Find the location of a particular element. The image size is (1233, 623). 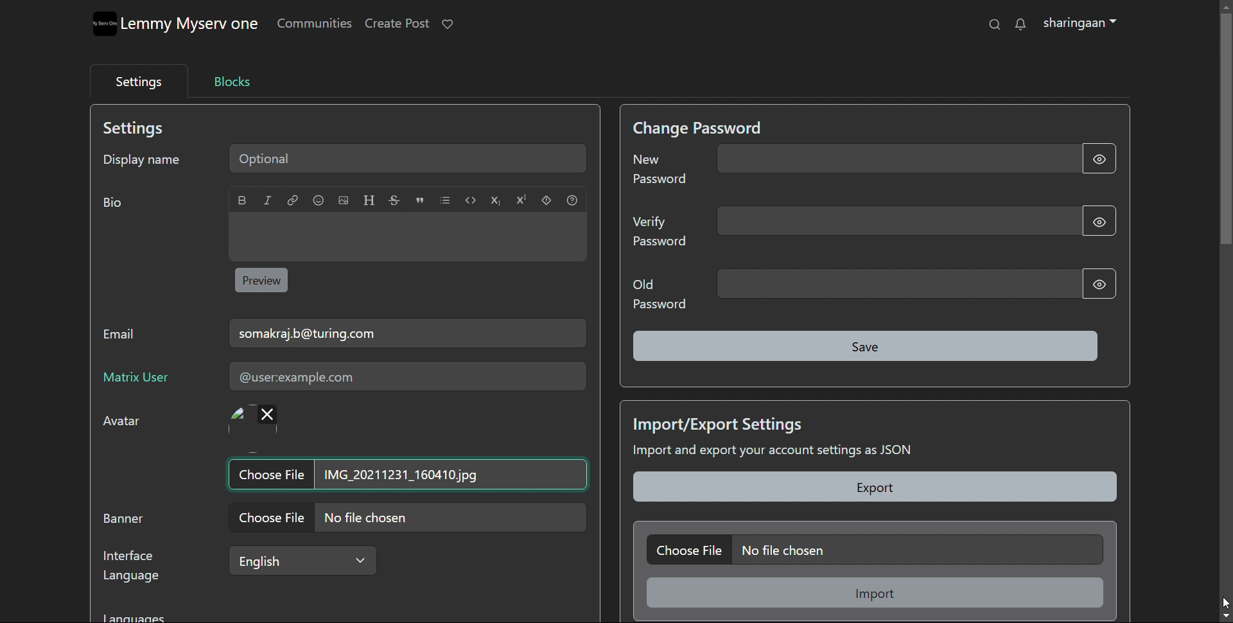

import is located at coordinates (877, 592).